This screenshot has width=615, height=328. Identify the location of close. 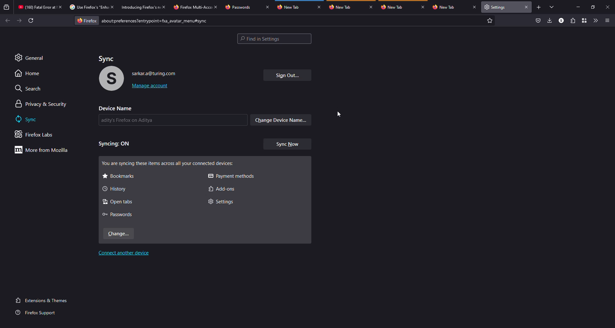
(217, 7).